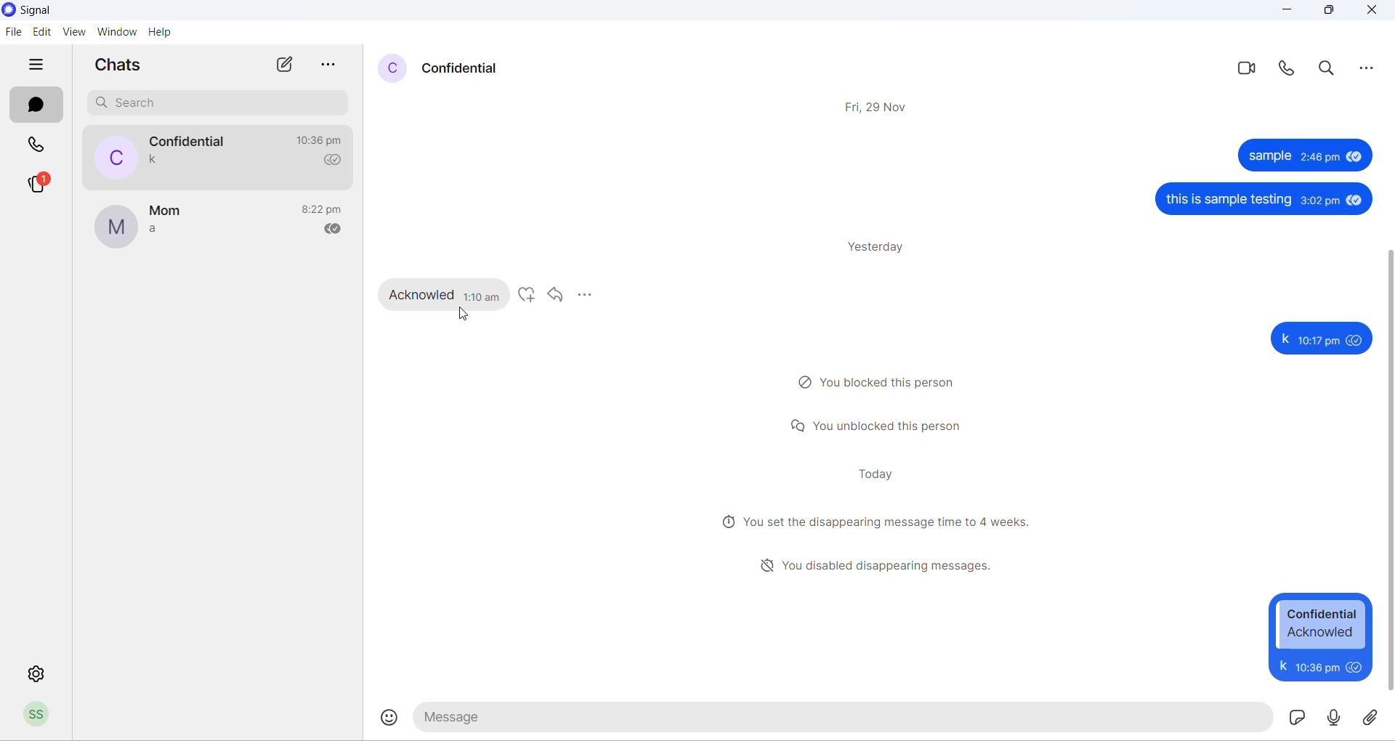 The image size is (1395, 741). What do you see at coordinates (119, 227) in the screenshot?
I see `profile picture` at bounding box center [119, 227].